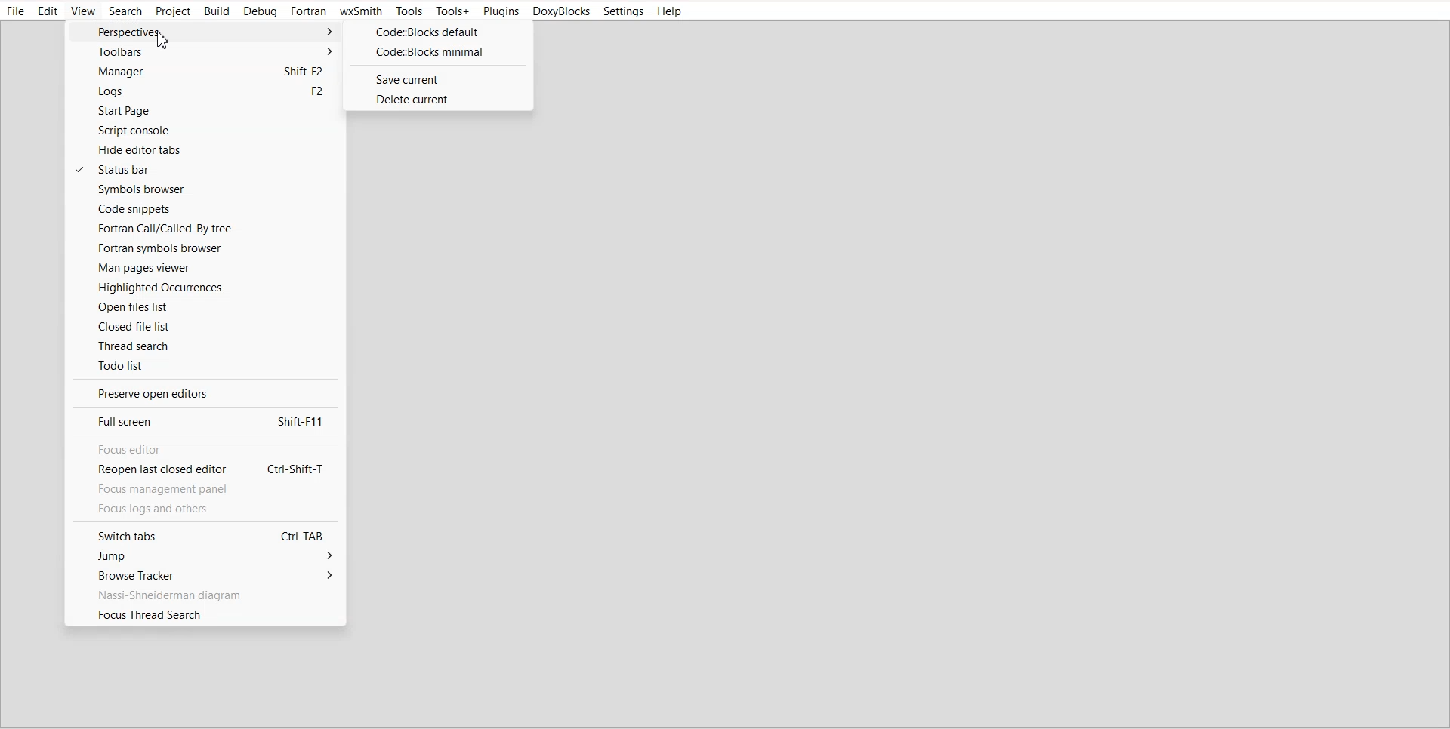 Image resolution: width=1450 pixels, height=729 pixels. I want to click on Logs, so click(202, 92).